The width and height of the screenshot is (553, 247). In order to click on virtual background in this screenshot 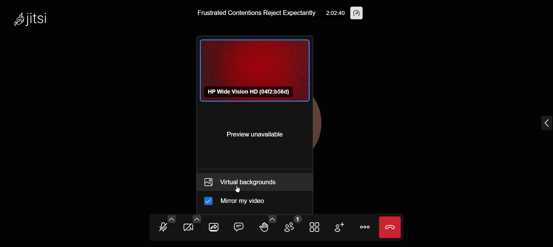, I will do `click(254, 183)`.